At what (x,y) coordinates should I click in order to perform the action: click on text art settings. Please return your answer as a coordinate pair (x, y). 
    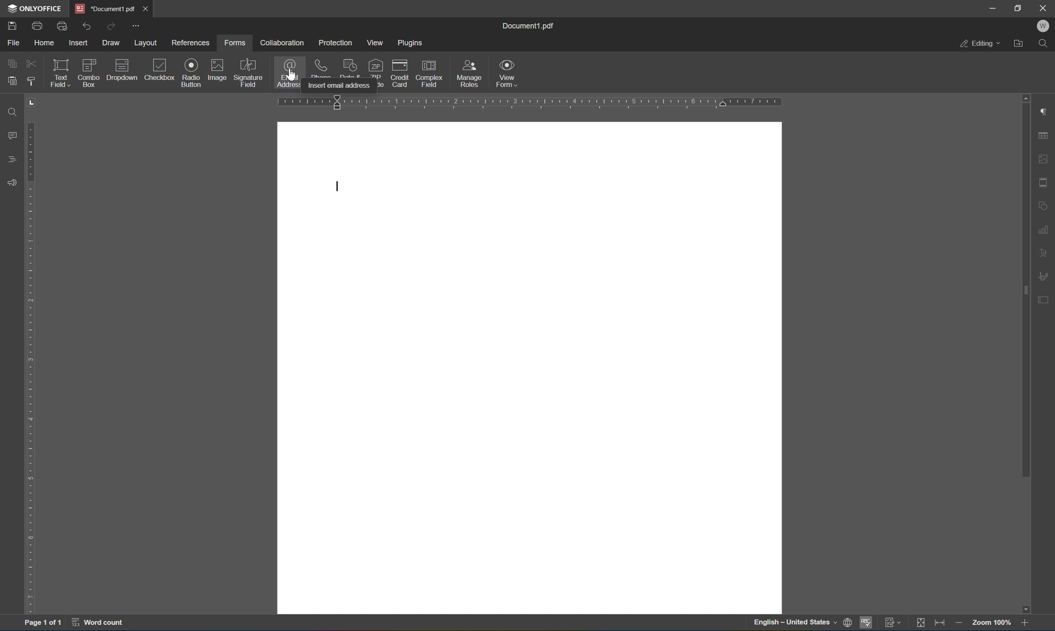
    Looking at the image, I should click on (1047, 252).